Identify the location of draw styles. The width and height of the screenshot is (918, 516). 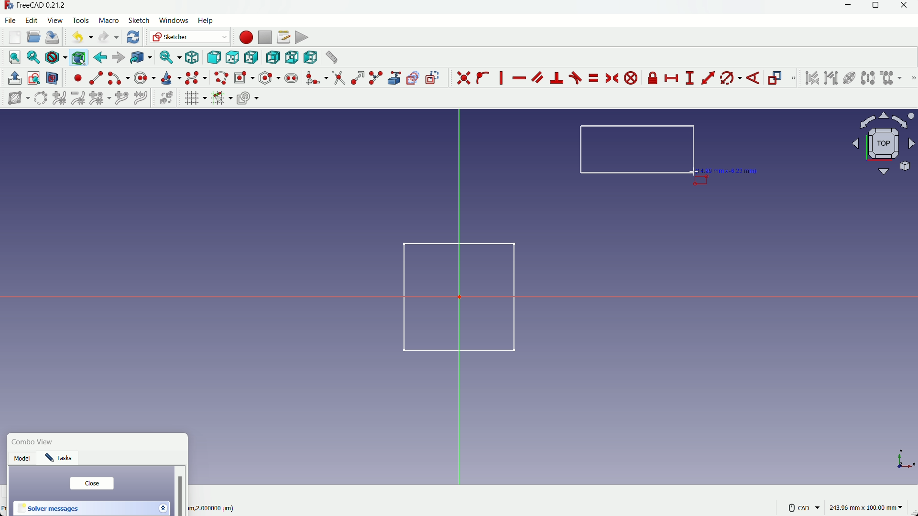
(55, 57).